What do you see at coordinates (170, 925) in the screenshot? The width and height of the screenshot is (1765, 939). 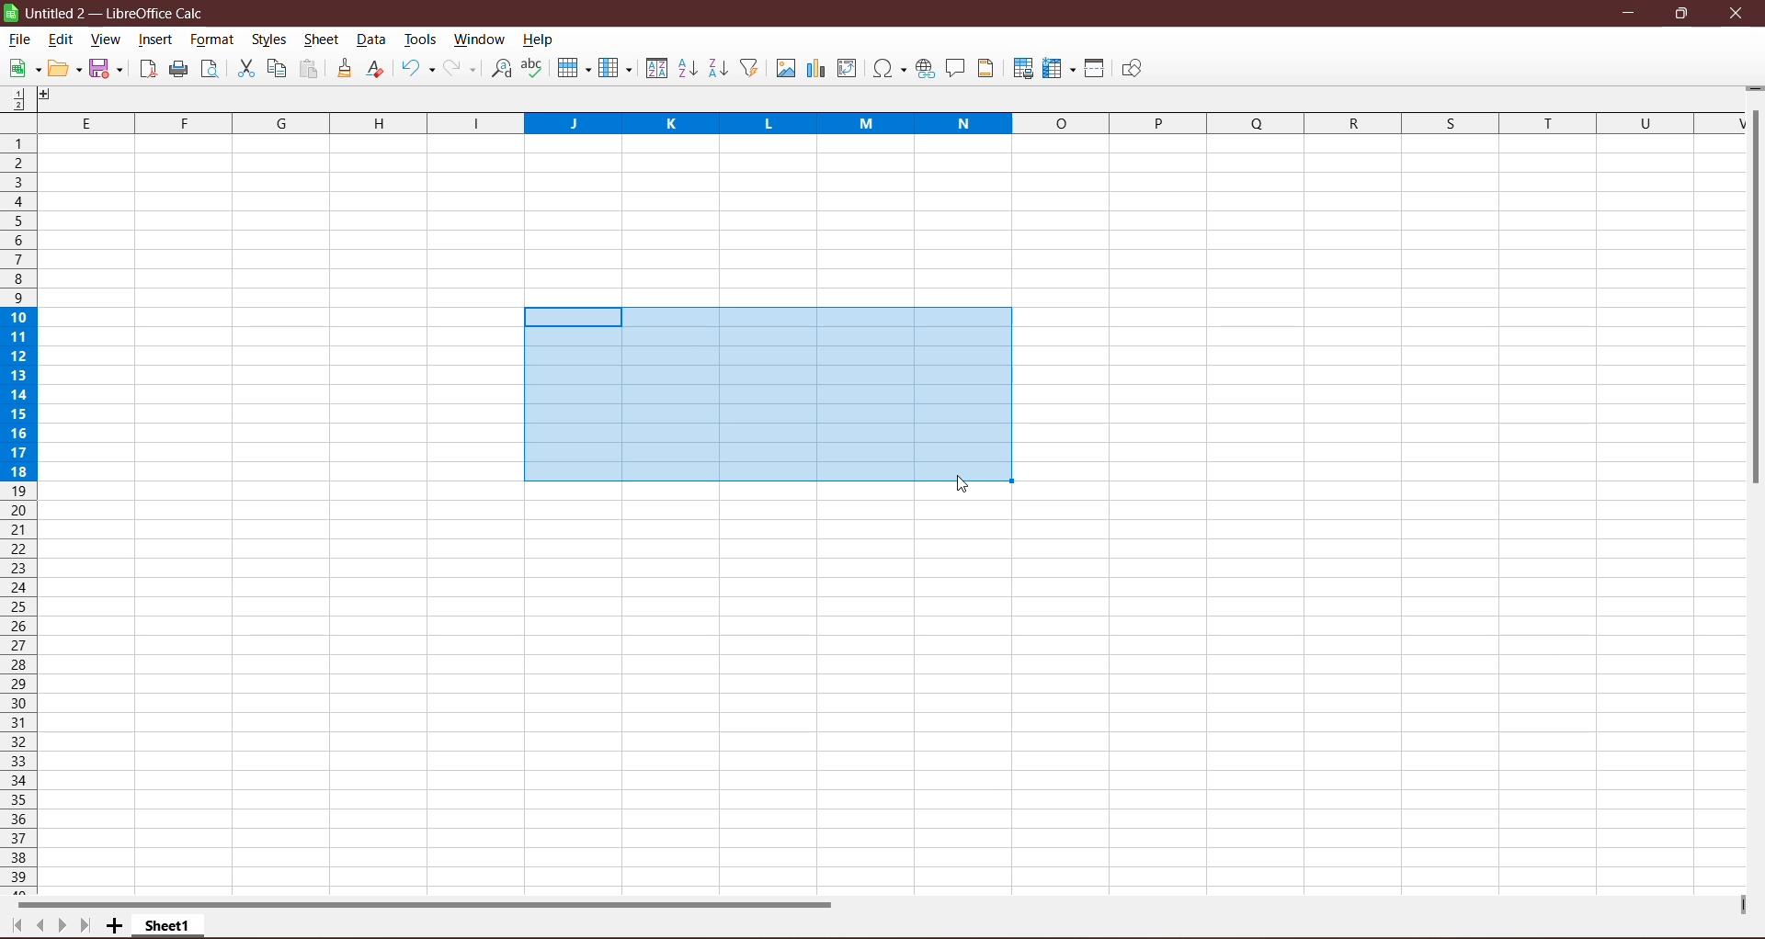 I see `Sheet Name` at bounding box center [170, 925].